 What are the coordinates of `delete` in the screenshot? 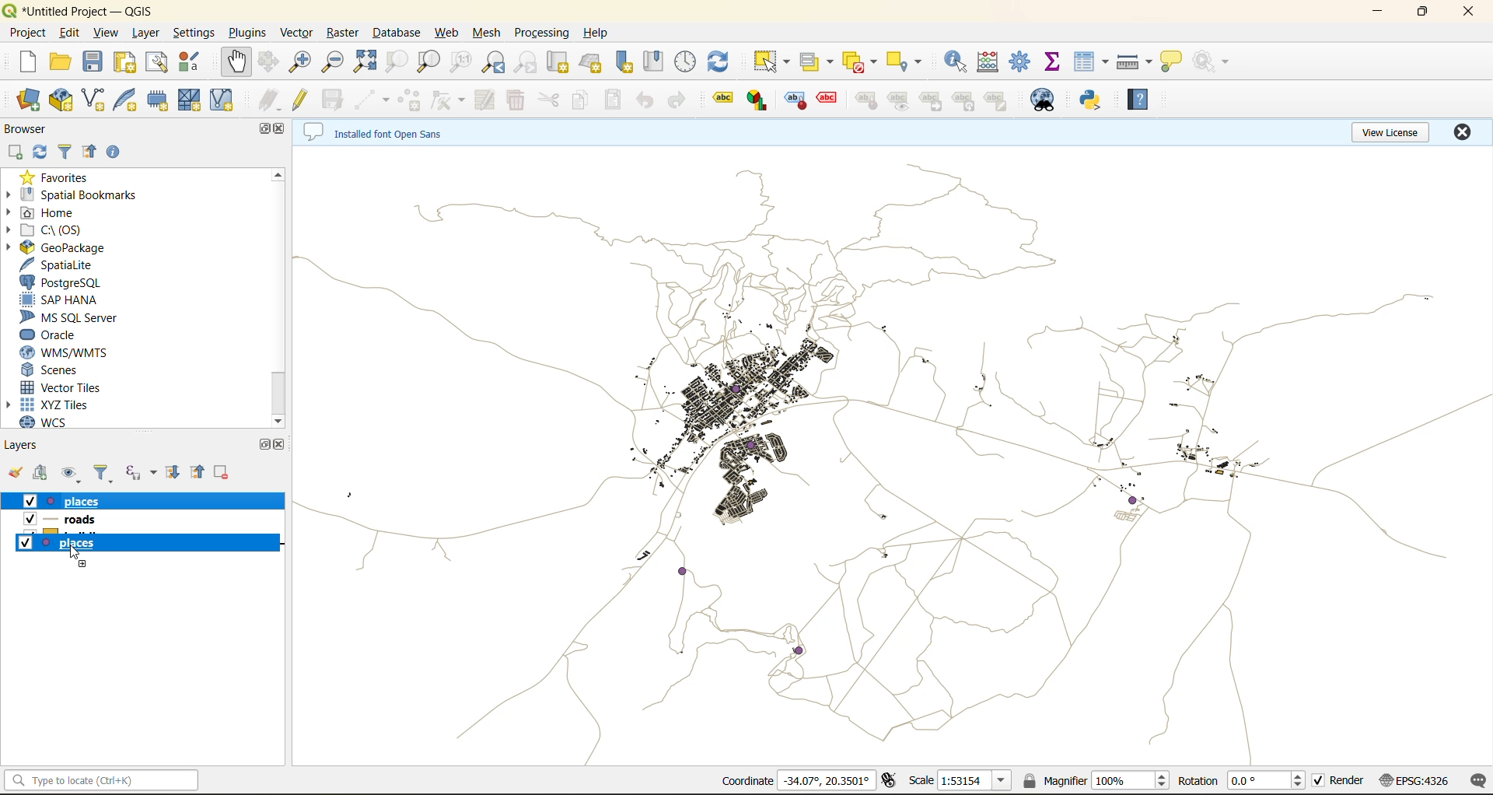 It's located at (516, 102).